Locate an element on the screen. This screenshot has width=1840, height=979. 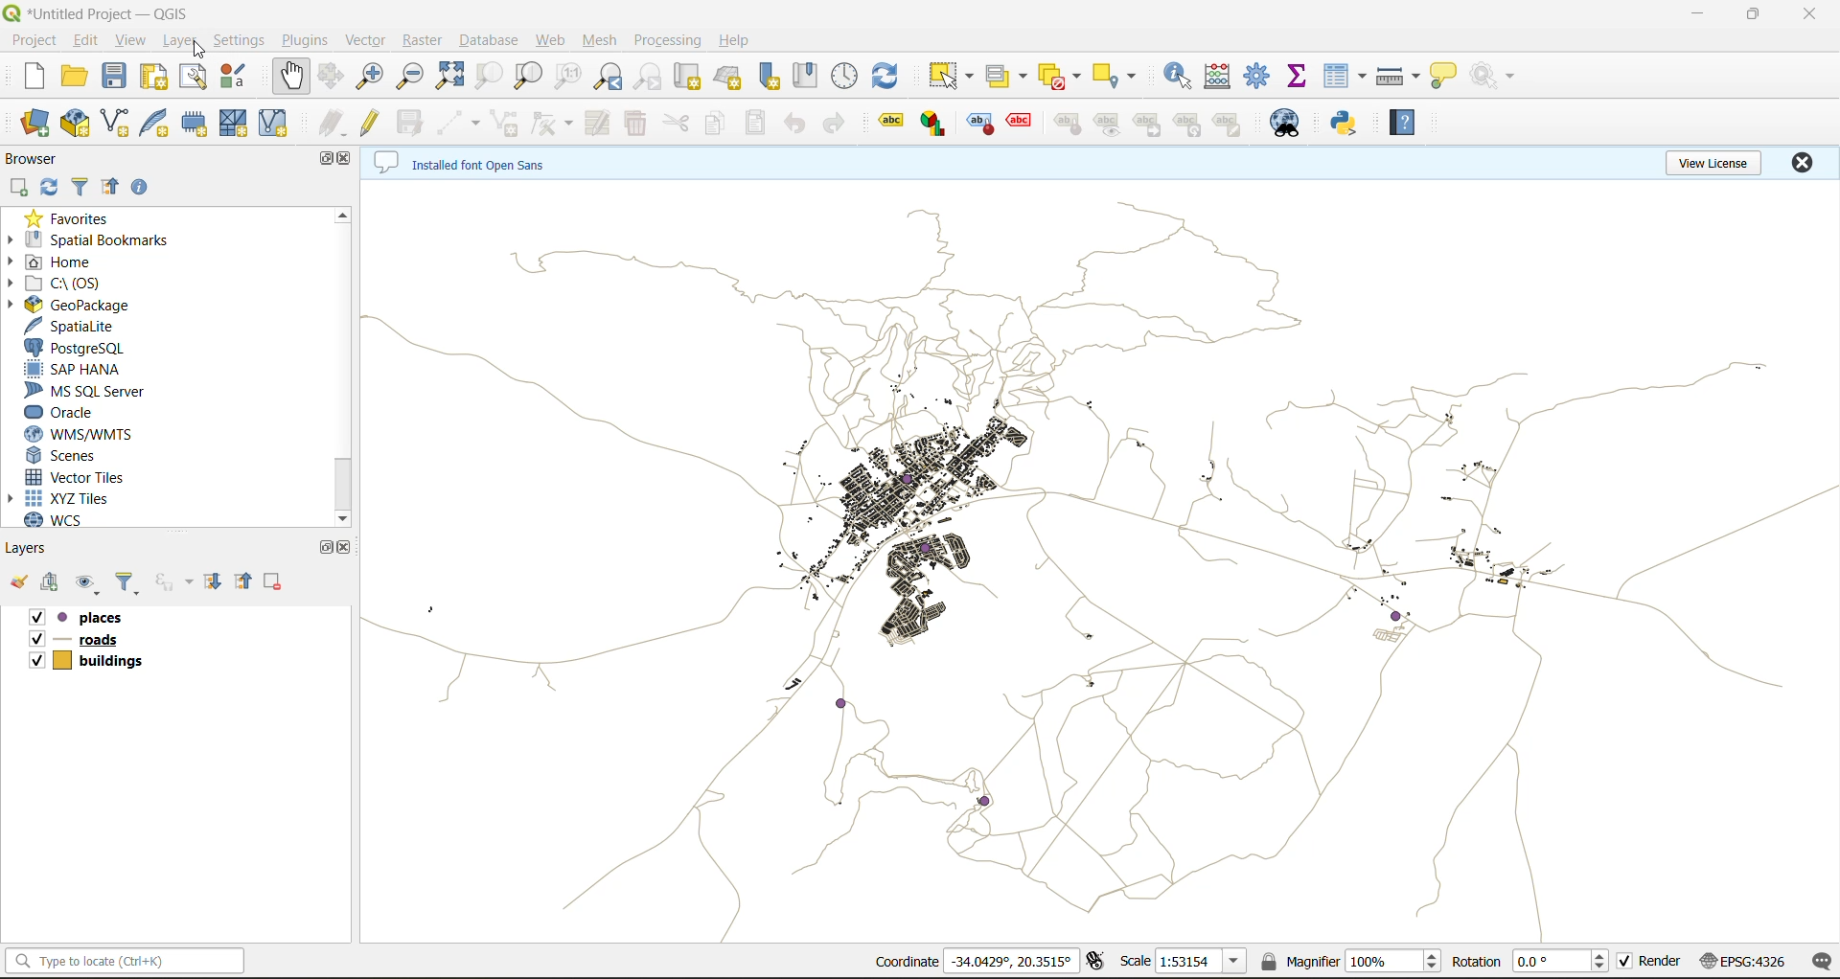
close is located at coordinates (1800, 164).